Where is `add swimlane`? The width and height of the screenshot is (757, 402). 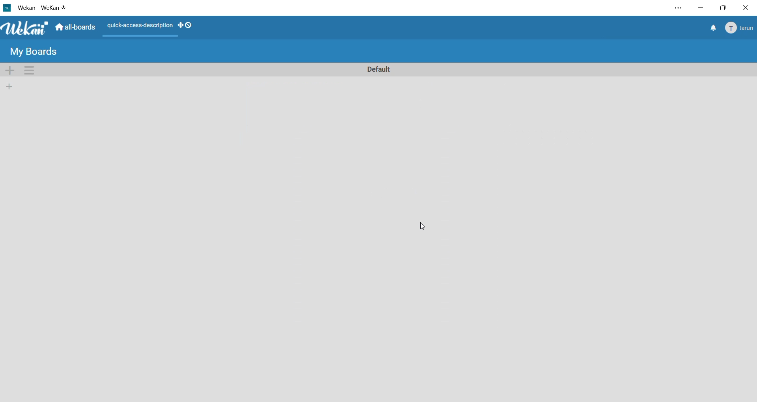 add swimlane is located at coordinates (9, 70).